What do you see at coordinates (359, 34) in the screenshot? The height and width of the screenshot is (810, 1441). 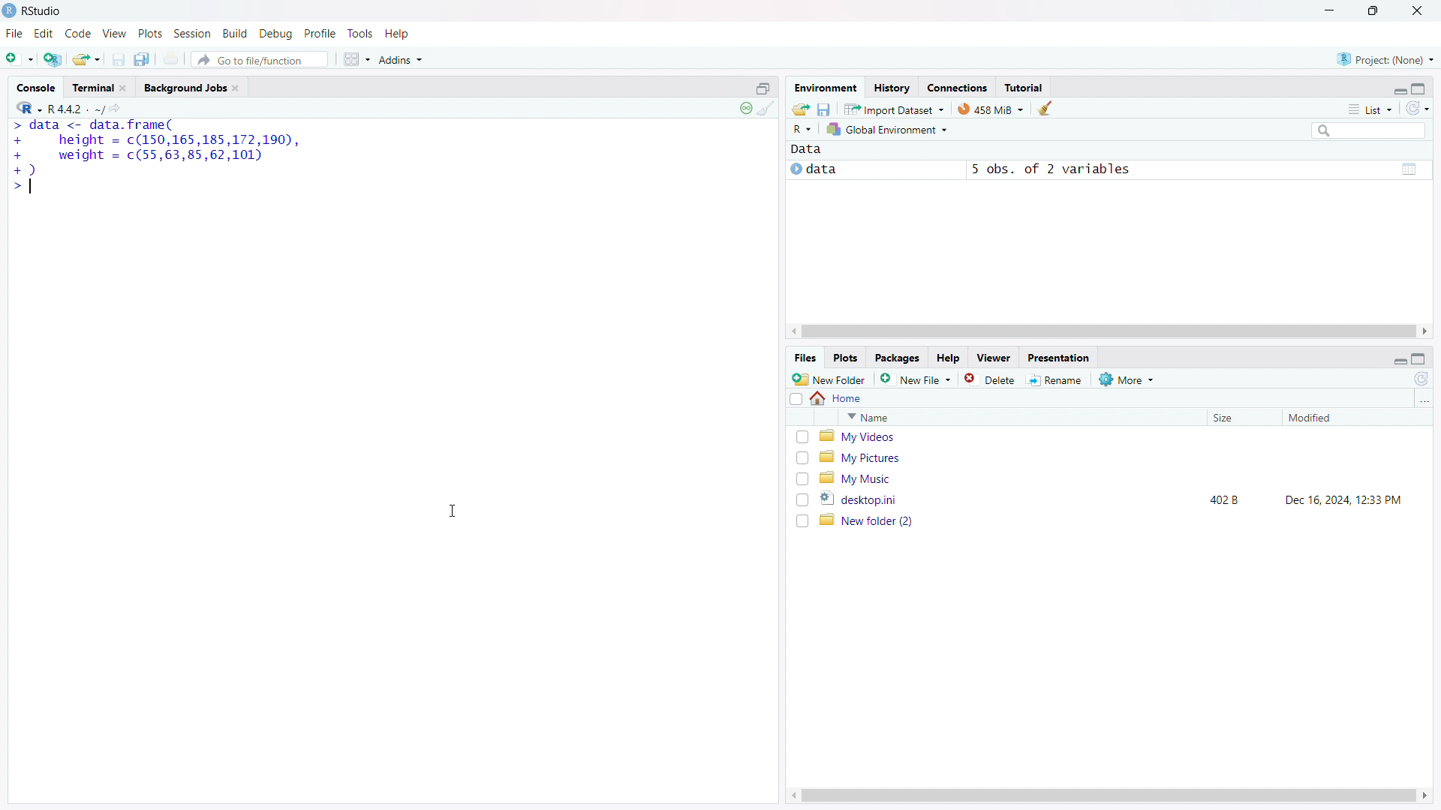 I see `tools` at bounding box center [359, 34].